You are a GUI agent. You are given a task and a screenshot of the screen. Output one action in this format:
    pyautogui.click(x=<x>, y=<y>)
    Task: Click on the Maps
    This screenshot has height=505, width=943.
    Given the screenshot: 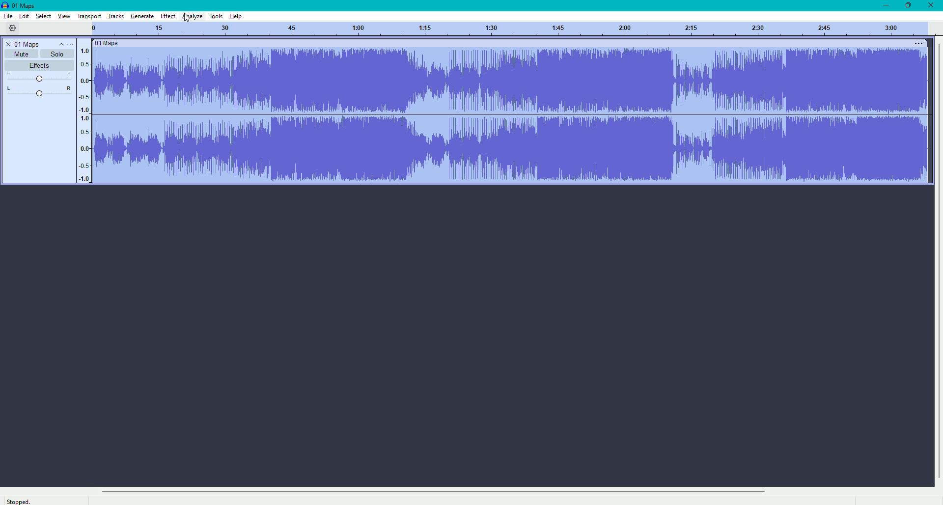 What is the action you would take?
    pyautogui.click(x=109, y=42)
    